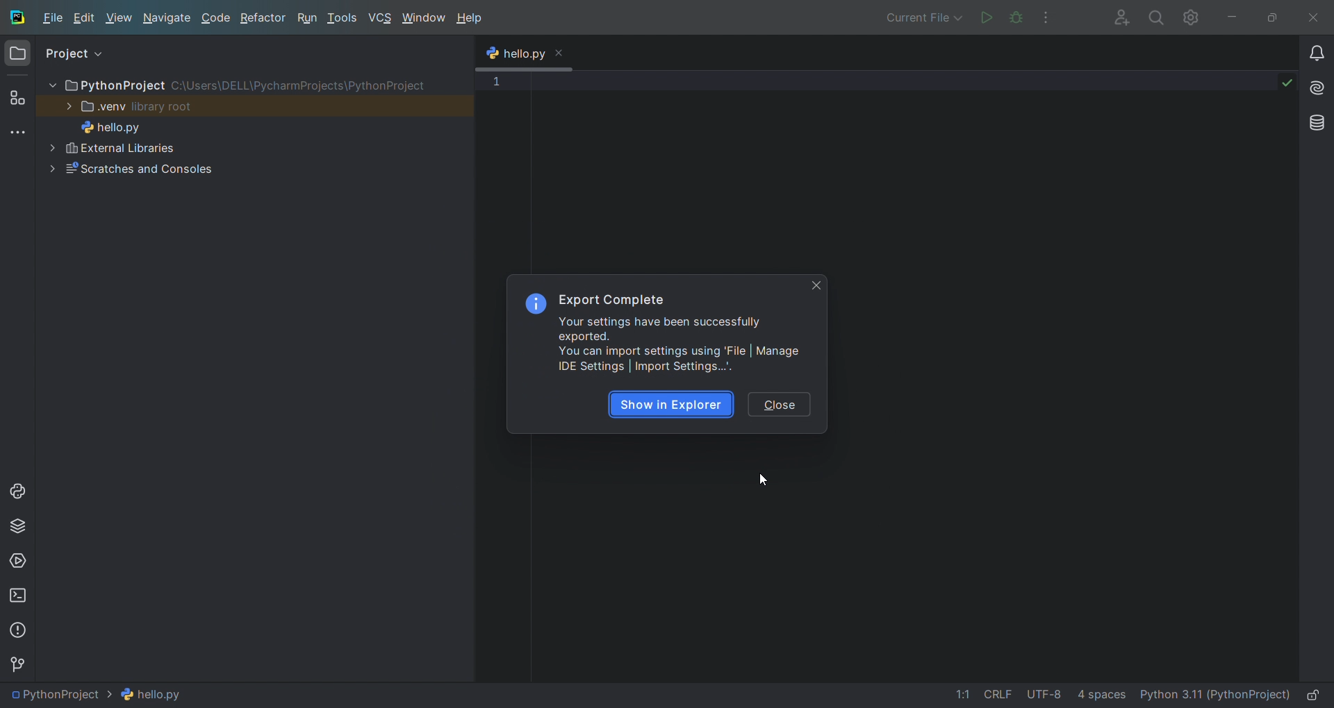 The image size is (1334, 708). Describe the element at coordinates (469, 19) in the screenshot. I see `help` at that location.